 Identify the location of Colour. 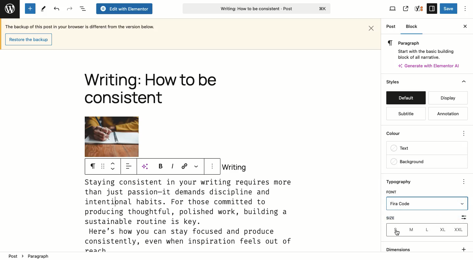
(421, 133).